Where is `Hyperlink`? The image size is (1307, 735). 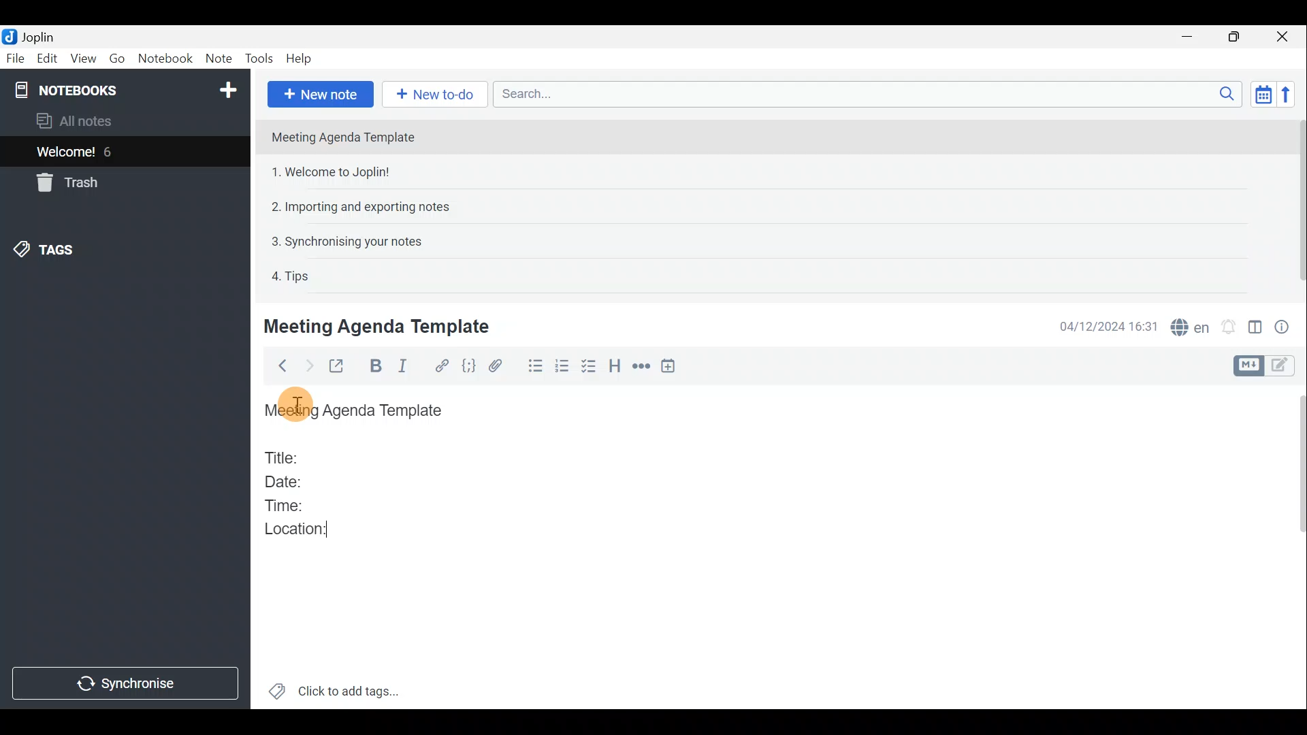
Hyperlink is located at coordinates (442, 365).